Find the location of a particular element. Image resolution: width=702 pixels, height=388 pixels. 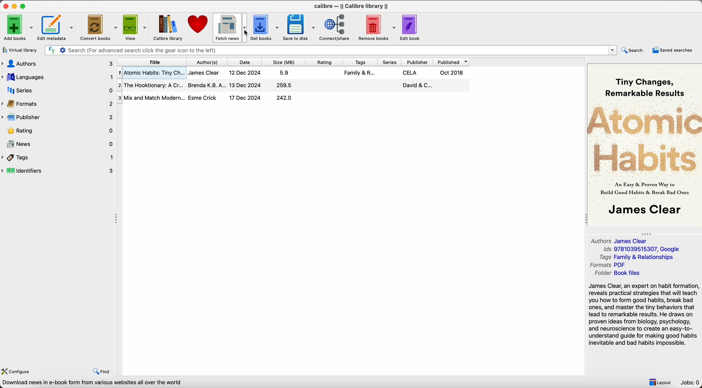

Oct 2018 is located at coordinates (452, 73).